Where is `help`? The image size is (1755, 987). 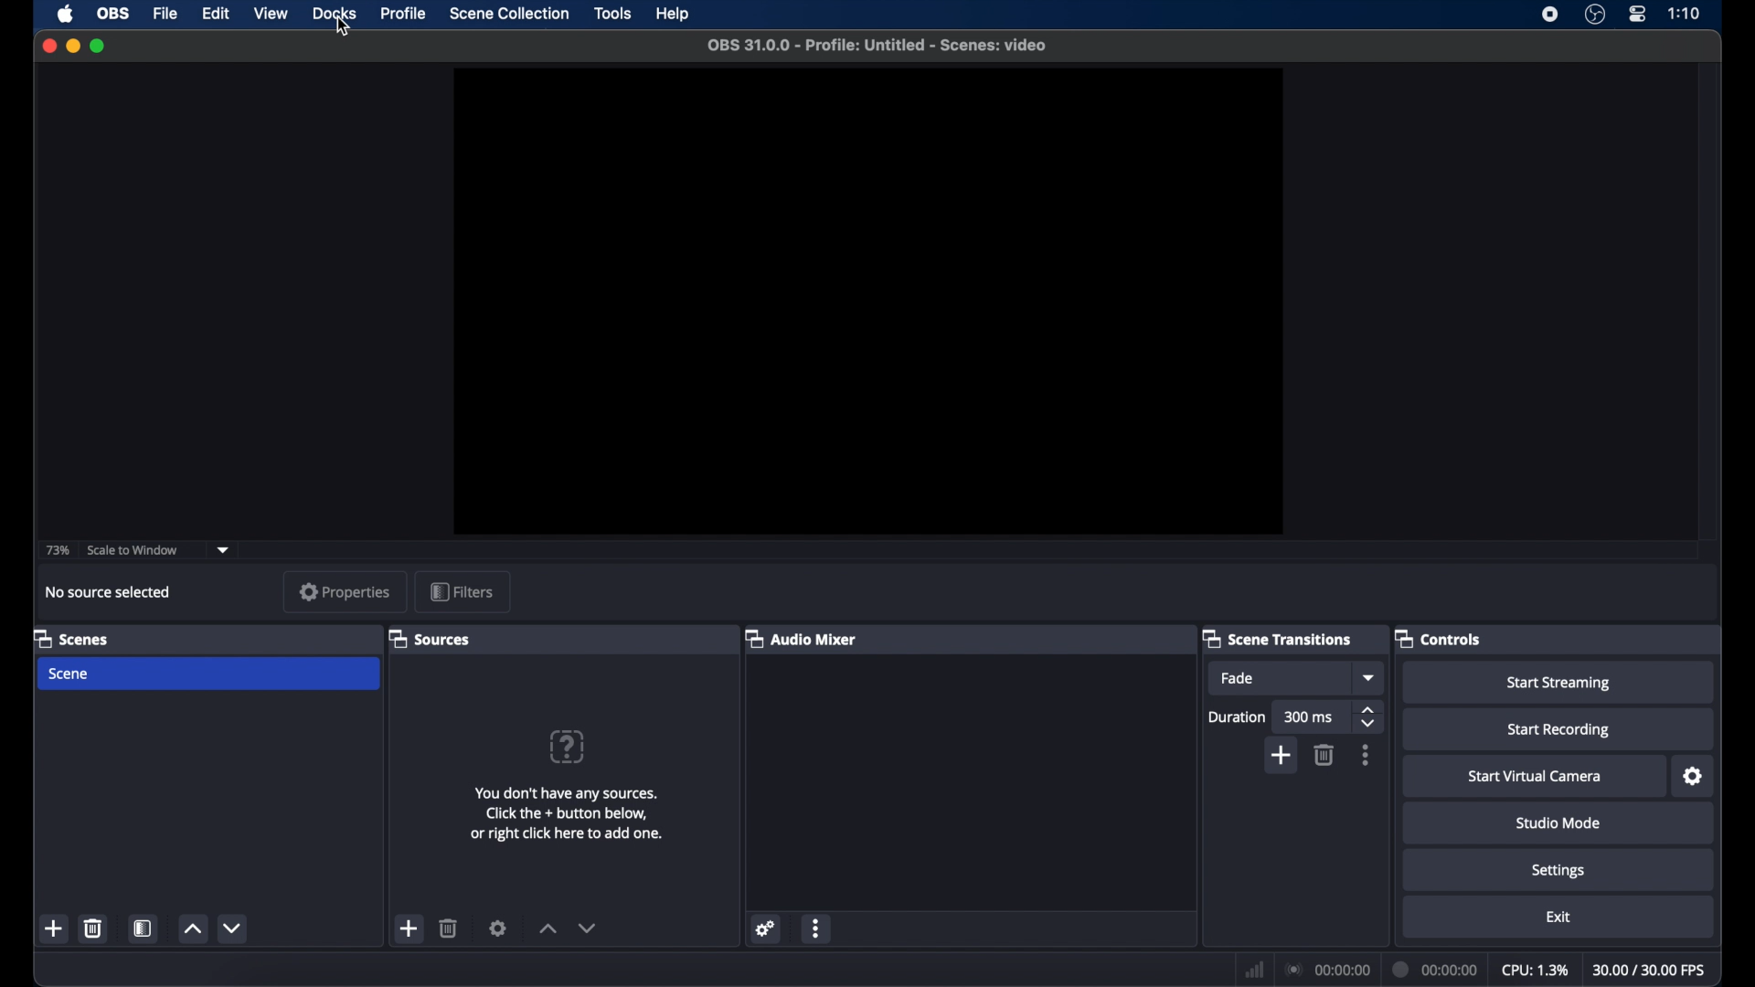
help is located at coordinates (674, 15).